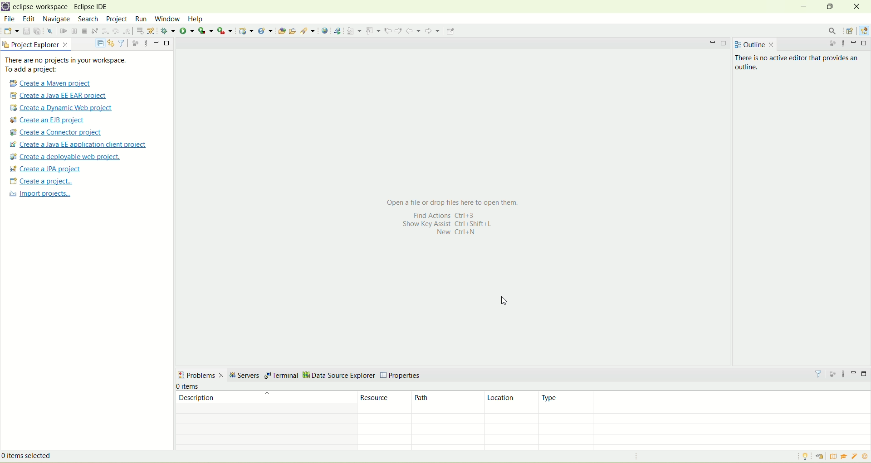 This screenshot has width=871, height=463. I want to click on maximize, so click(828, 5).